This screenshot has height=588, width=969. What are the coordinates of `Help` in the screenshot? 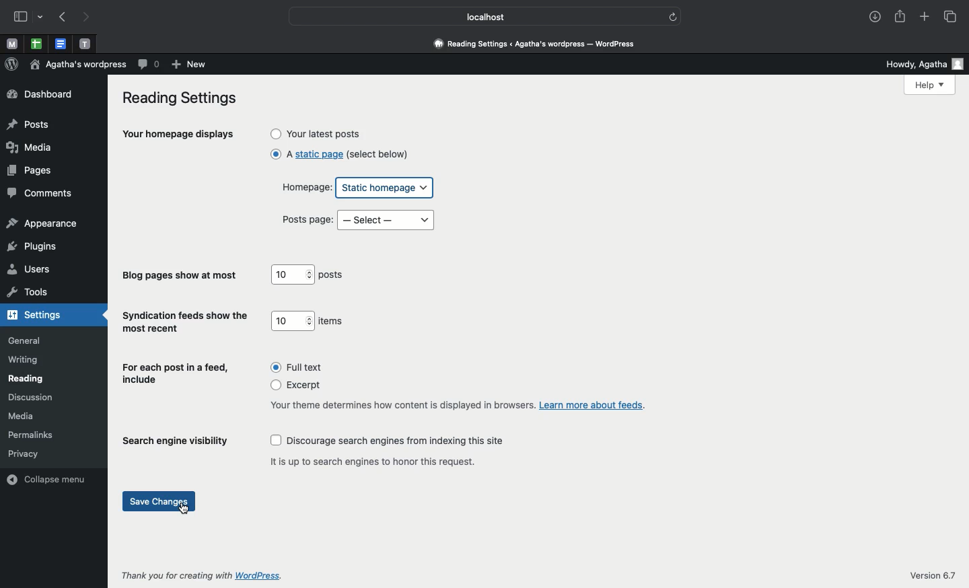 It's located at (929, 85).